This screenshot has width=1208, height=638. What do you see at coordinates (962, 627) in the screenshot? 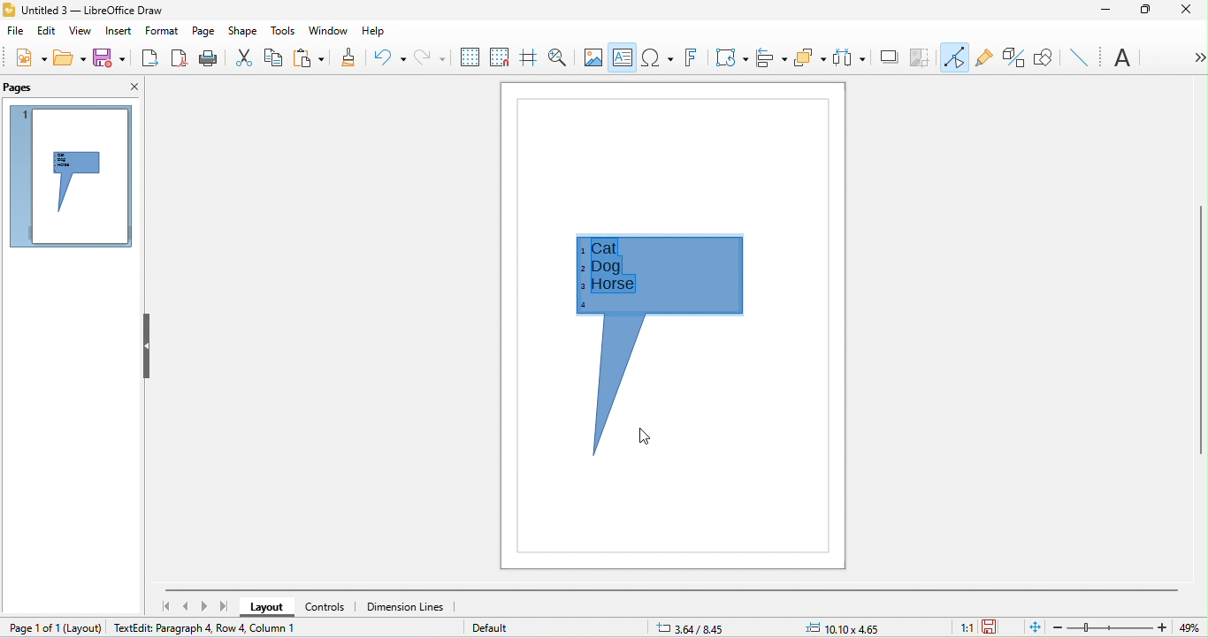
I see `1:1` at bounding box center [962, 627].